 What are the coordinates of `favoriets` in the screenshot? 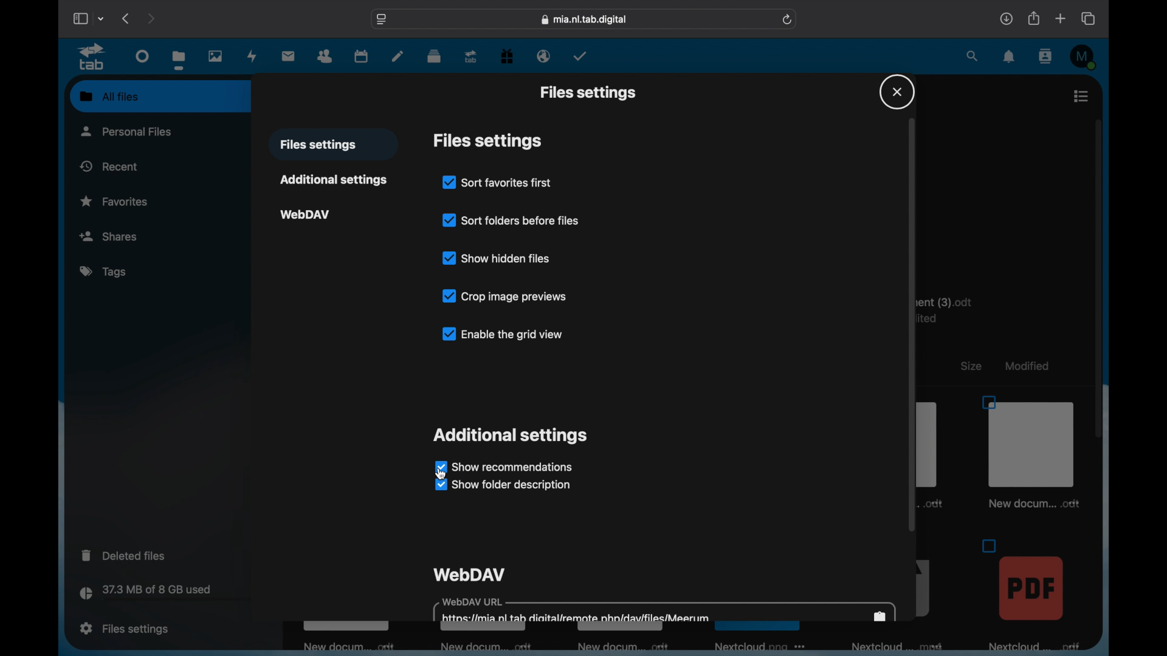 It's located at (115, 200).